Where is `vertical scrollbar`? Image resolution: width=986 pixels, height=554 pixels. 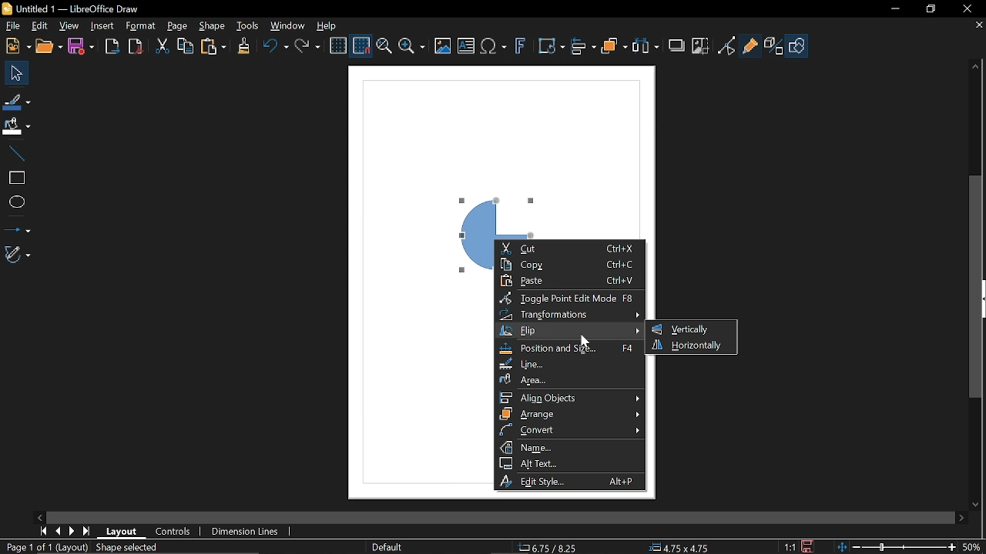 vertical scrollbar is located at coordinates (977, 288).